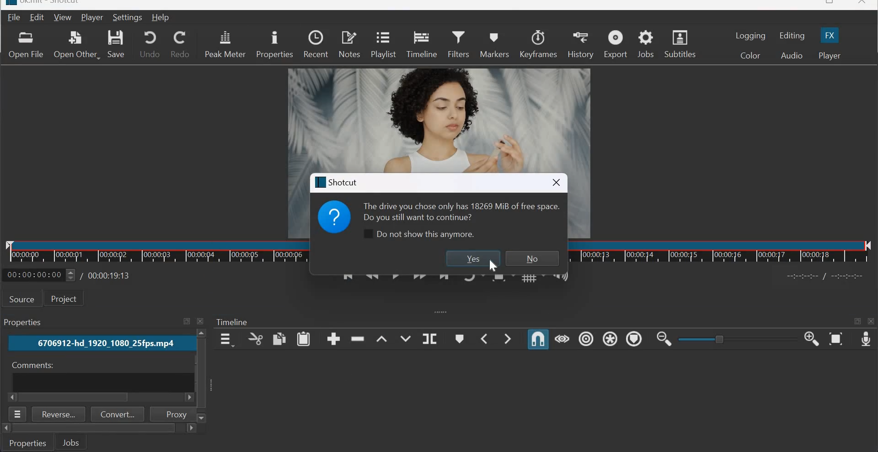 This screenshot has width=878, height=452. What do you see at coordinates (190, 429) in the screenshot?
I see `scroll right` at bounding box center [190, 429].